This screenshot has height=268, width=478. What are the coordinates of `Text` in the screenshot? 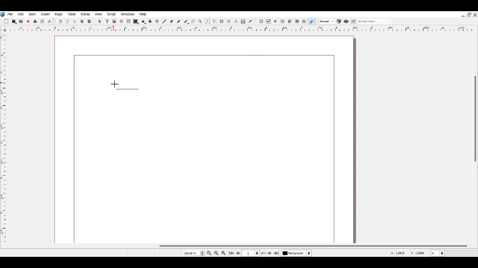 It's located at (124, 85).